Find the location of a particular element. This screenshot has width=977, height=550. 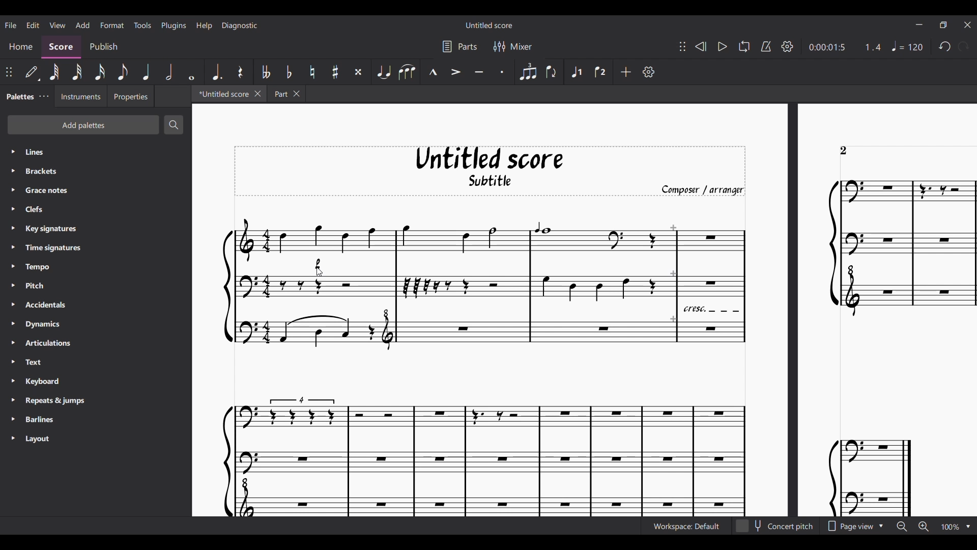

Score title is located at coordinates (489, 25).